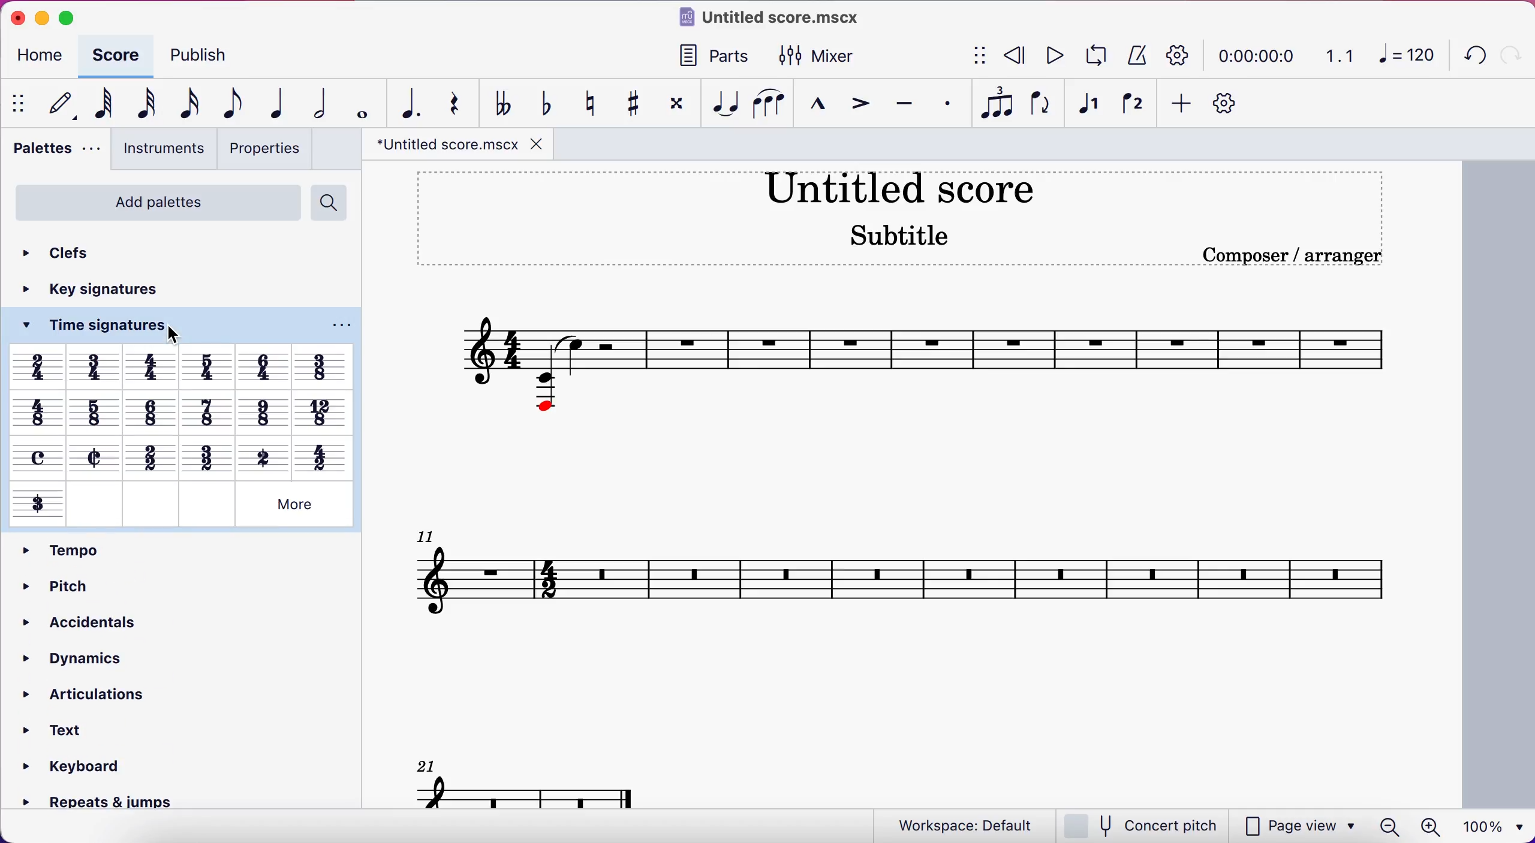 The height and width of the screenshot is (843, 1535). Describe the element at coordinates (1138, 56) in the screenshot. I see `metronome` at that location.